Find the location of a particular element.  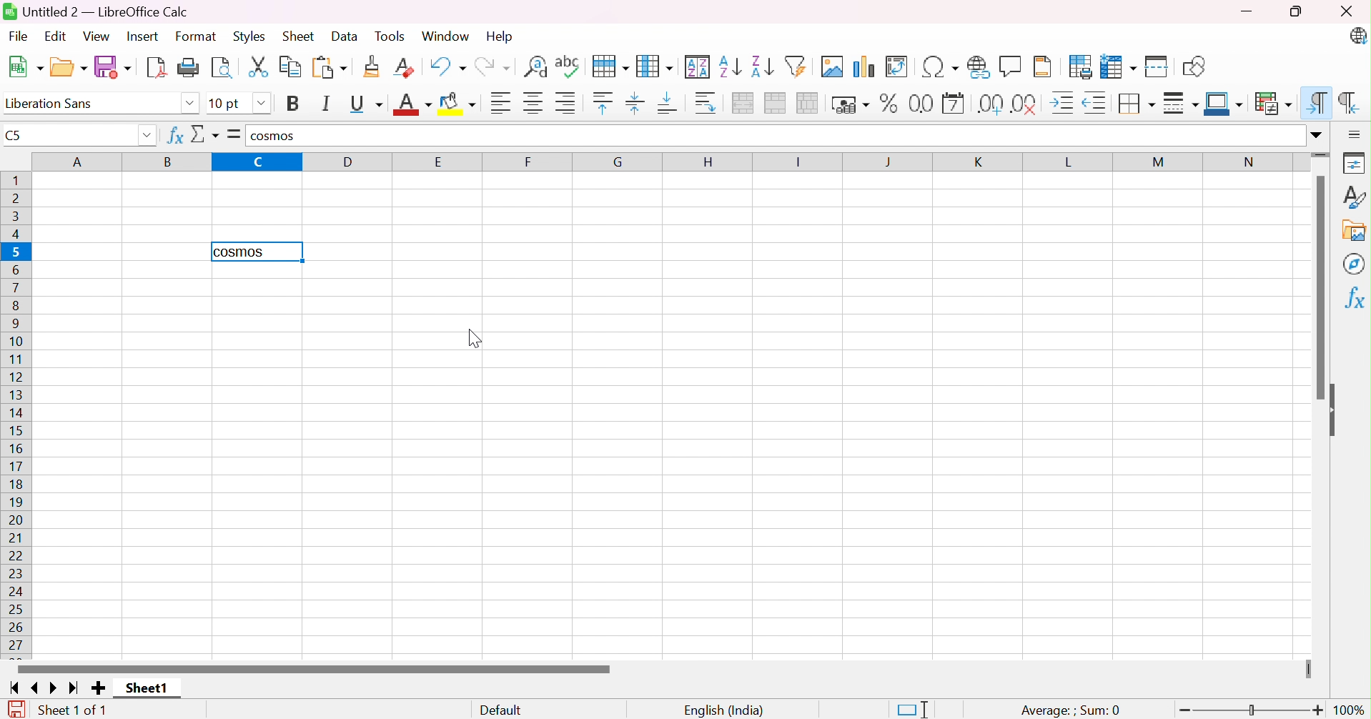

Minimize is located at coordinates (1248, 11).